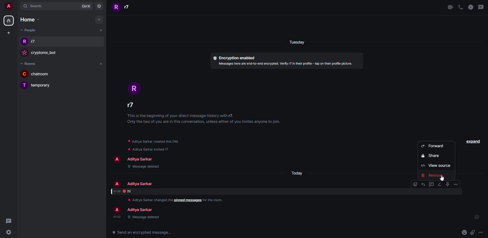  I want to click on info, so click(470, 7).